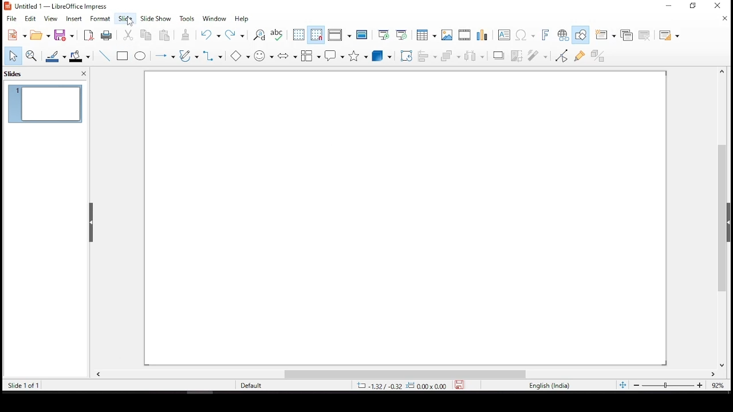  Describe the element at coordinates (262, 56) in the screenshot. I see `symbol shapes` at that location.